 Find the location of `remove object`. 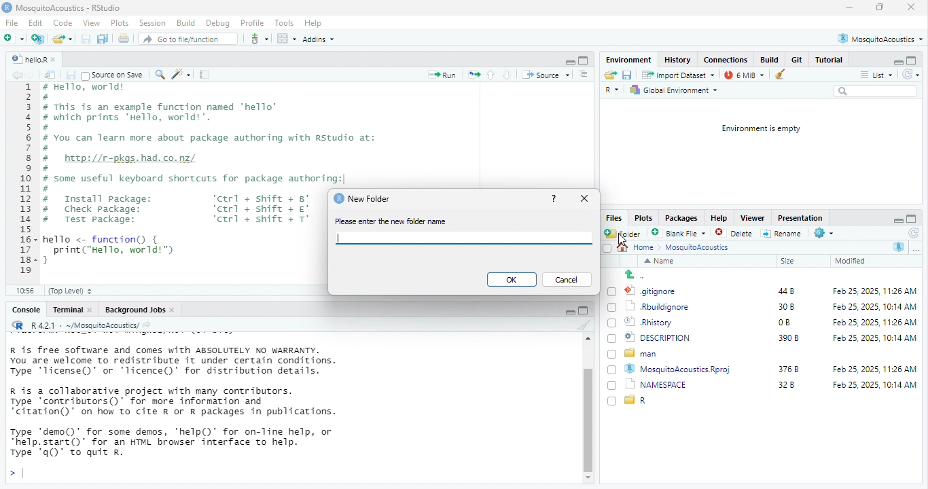

remove object is located at coordinates (785, 75).